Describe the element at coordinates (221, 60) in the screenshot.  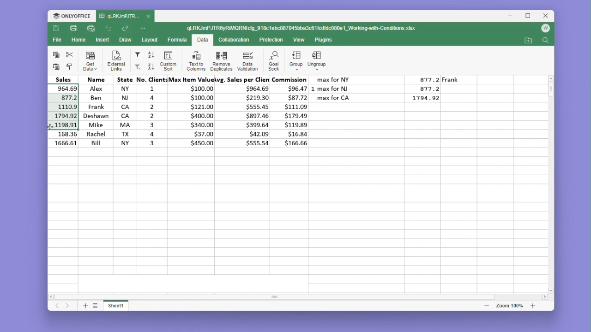
I see `Remove duplicates` at that location.